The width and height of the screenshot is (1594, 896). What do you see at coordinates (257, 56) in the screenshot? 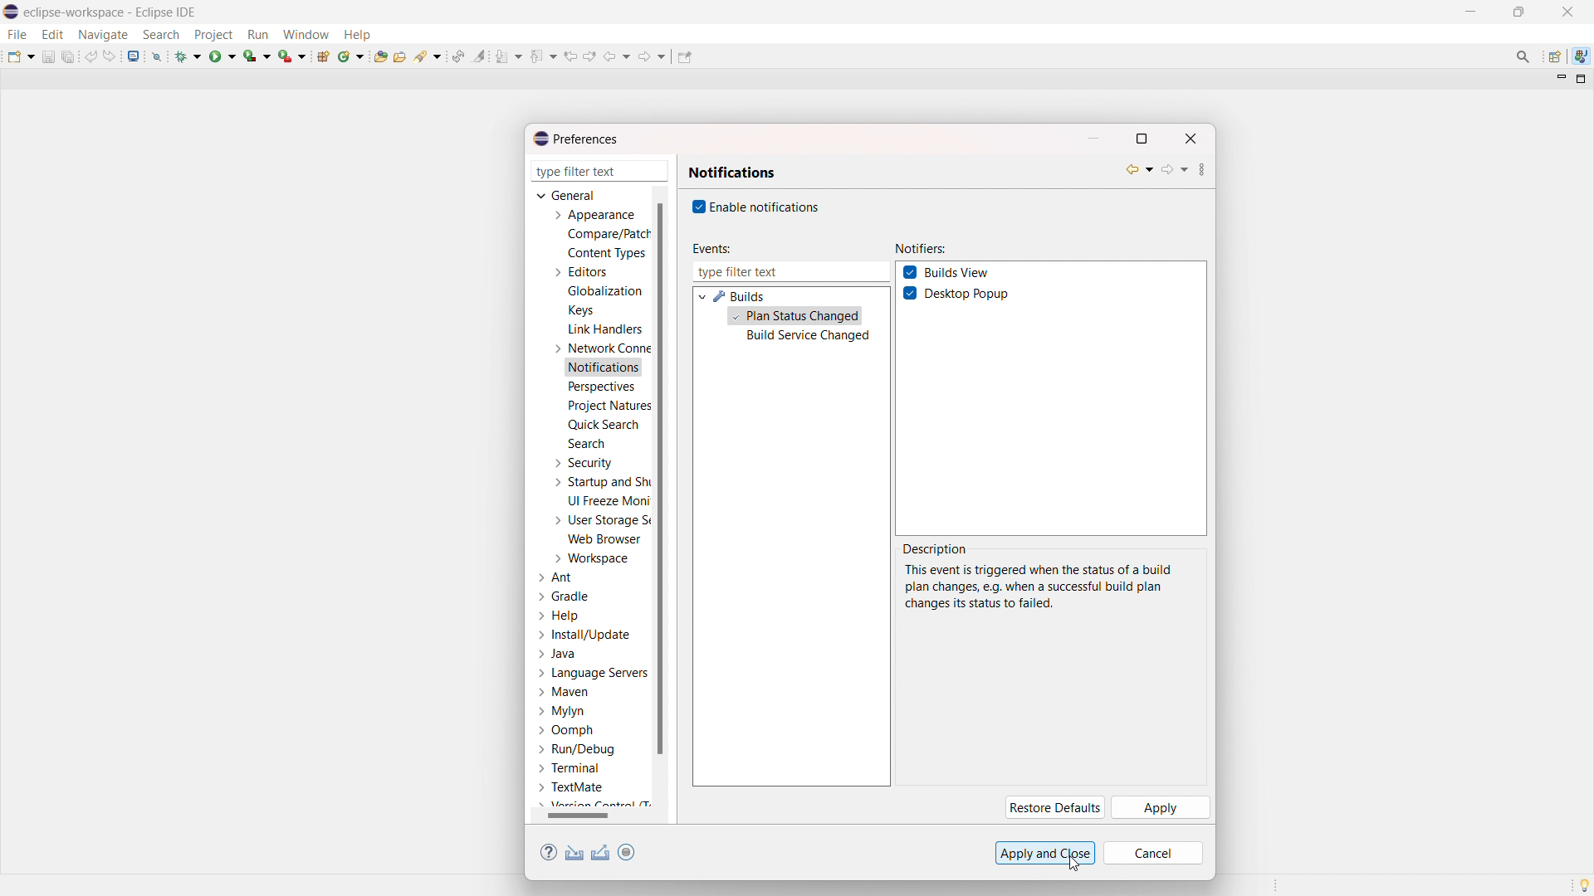
I see `coverage` at bounding box center [257, 56].